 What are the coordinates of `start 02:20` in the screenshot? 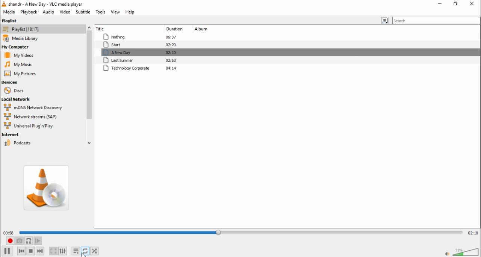 It's located at (140, 45).